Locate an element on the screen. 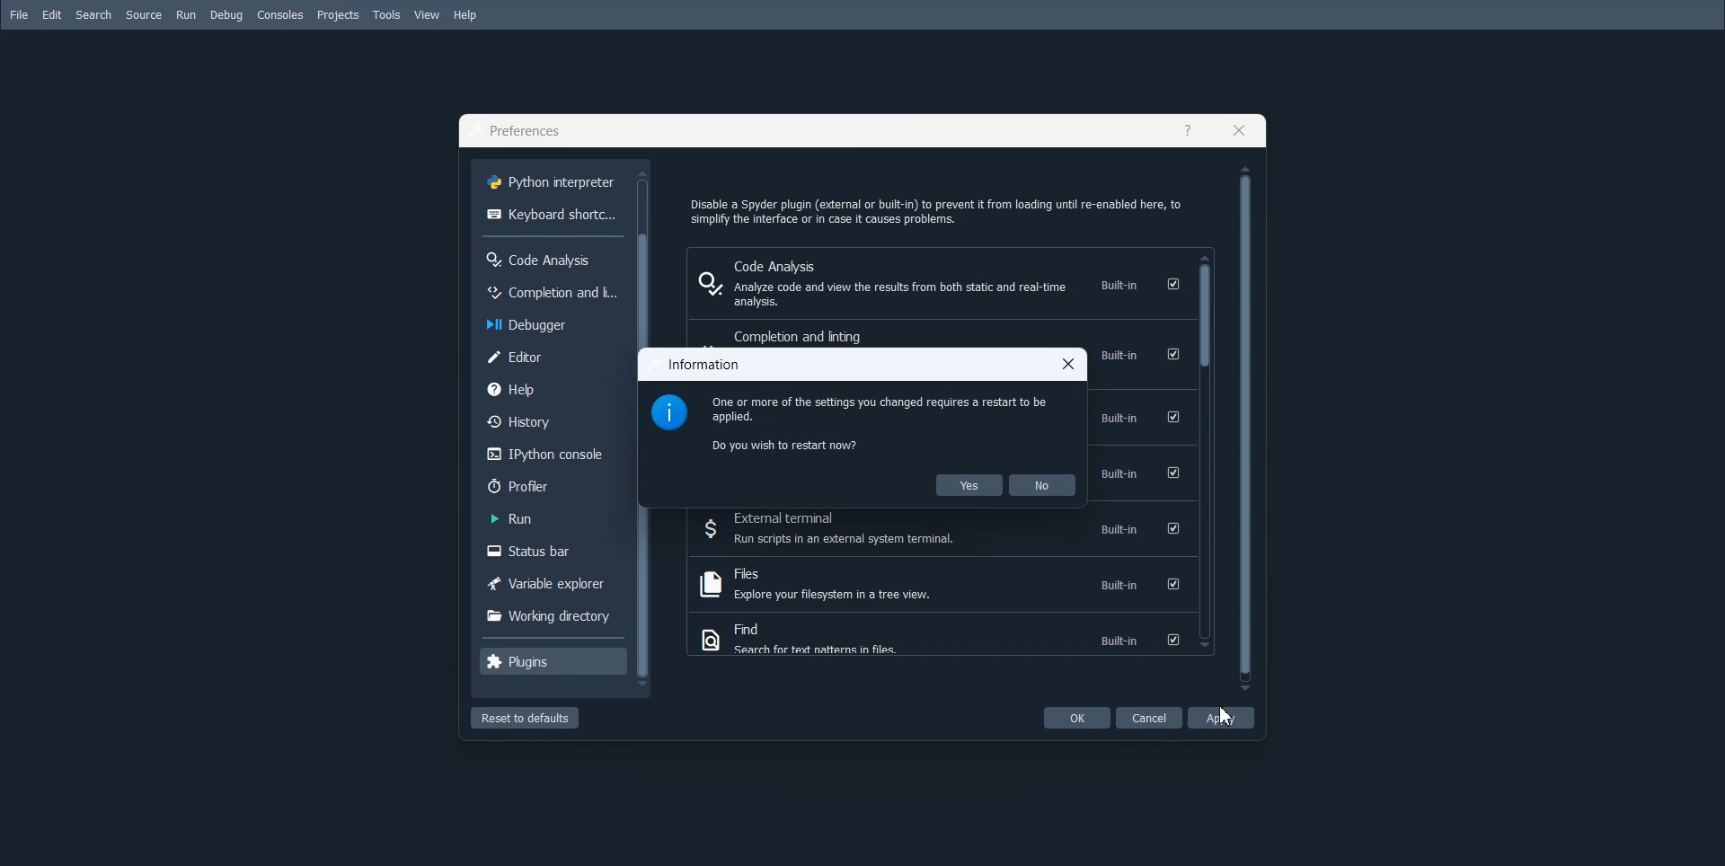 The image size is (1725, 866). Help is located at coordinates (551, 387).